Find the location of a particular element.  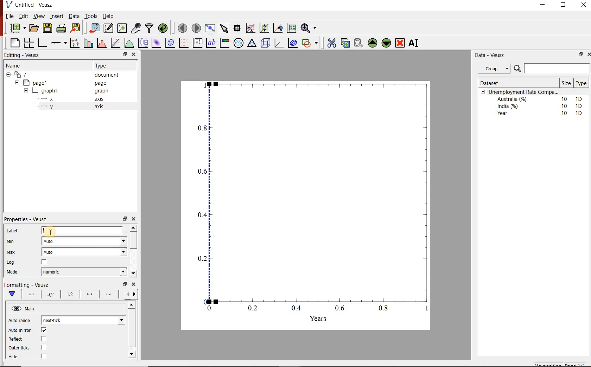

checkbox is located at coordinates (45, 339).